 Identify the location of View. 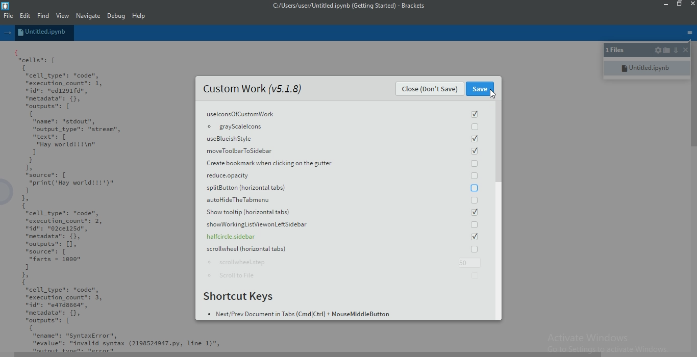
(63, 15).